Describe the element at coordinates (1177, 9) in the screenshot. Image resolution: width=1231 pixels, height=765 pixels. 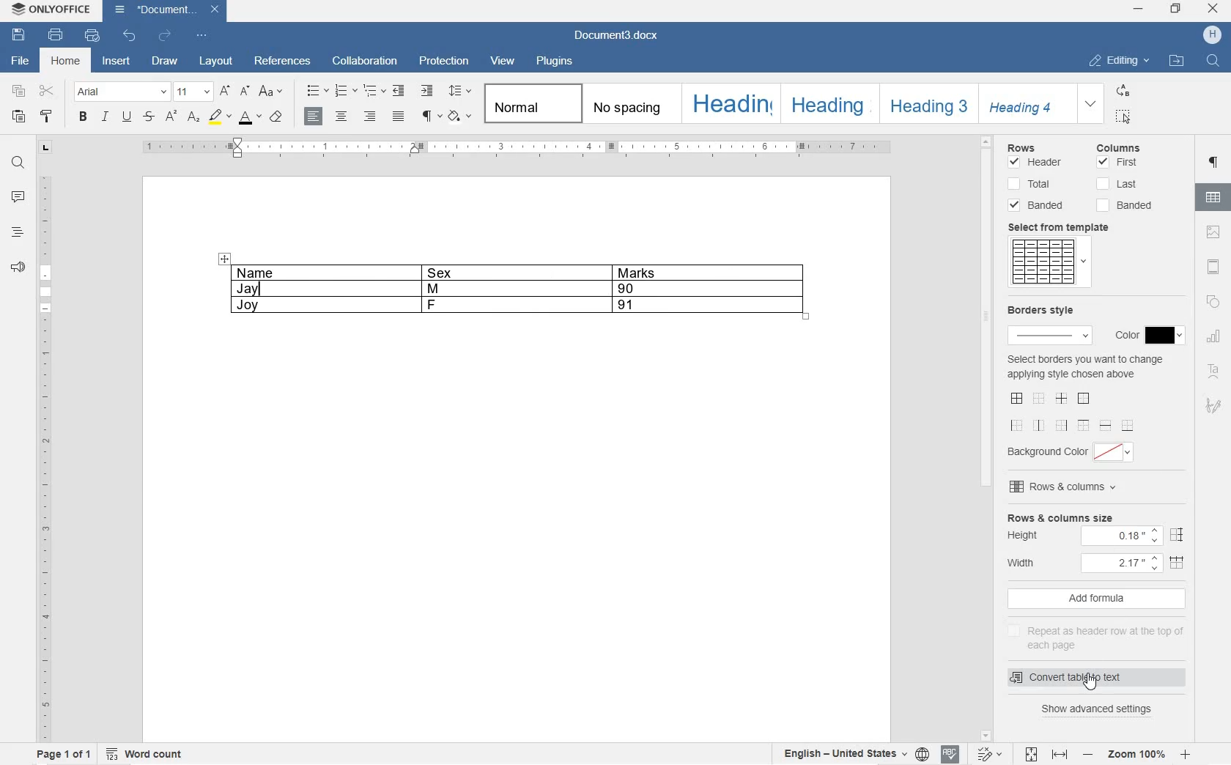
I see `RESTORE` at that location.